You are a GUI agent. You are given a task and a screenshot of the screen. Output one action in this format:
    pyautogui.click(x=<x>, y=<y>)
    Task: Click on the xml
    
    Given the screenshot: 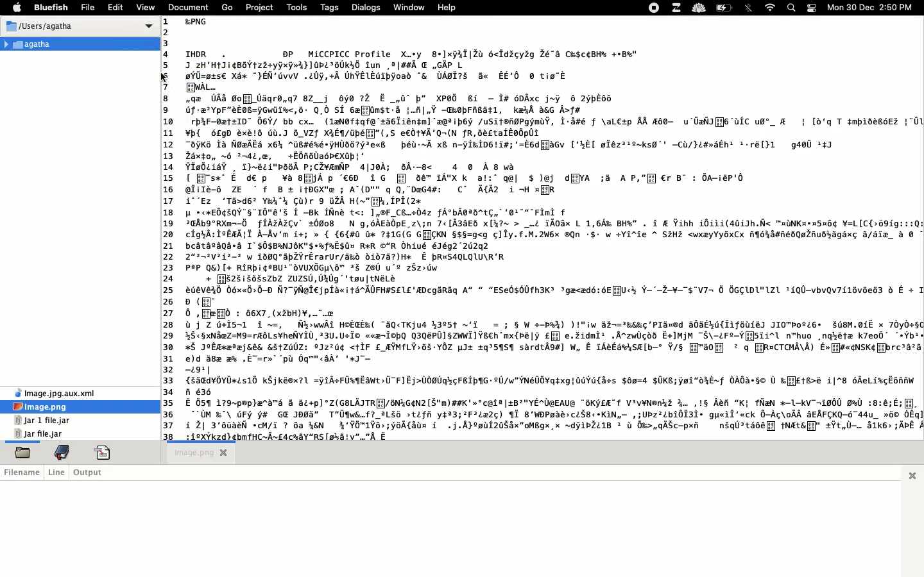 What is the action you would take?
    pyautogui.click(x=55, y=391)
    